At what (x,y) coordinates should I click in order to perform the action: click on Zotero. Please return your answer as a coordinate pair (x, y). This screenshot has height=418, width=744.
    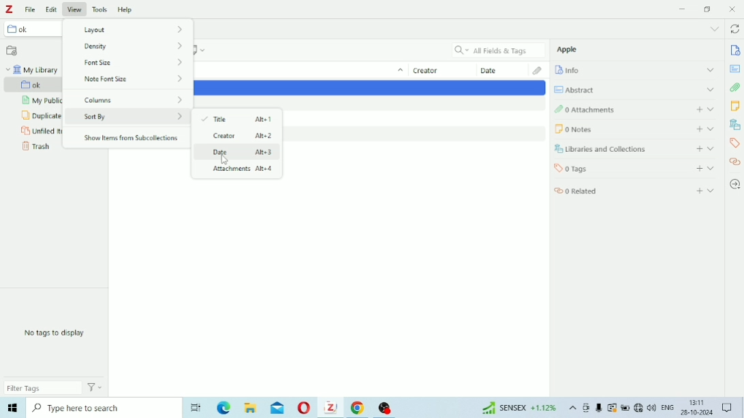
    Looking at the image, I should click on (330, 408).